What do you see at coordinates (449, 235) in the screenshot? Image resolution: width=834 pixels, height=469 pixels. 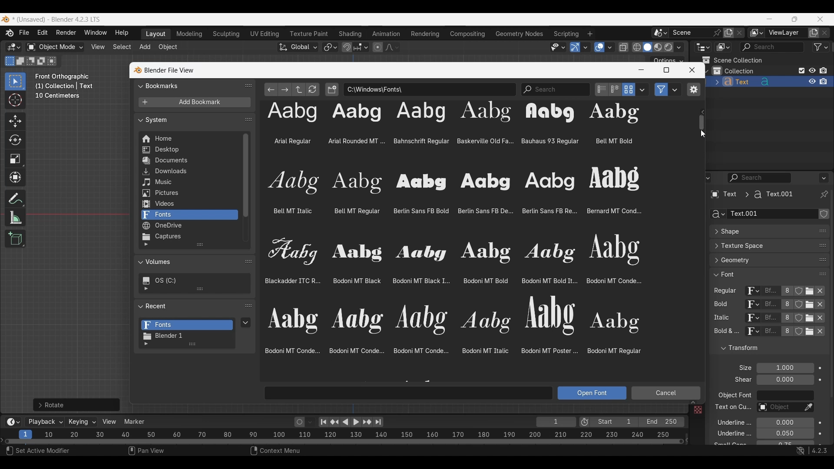 I see `Font options` at bounding box center [449, 235].